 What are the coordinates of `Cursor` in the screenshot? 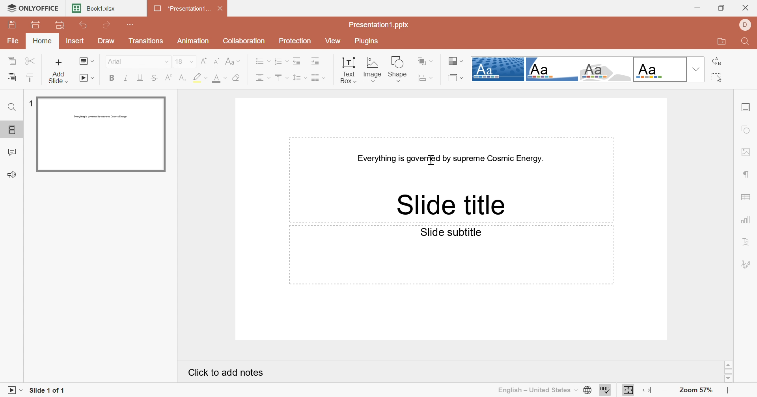 It's located at (431, 160).